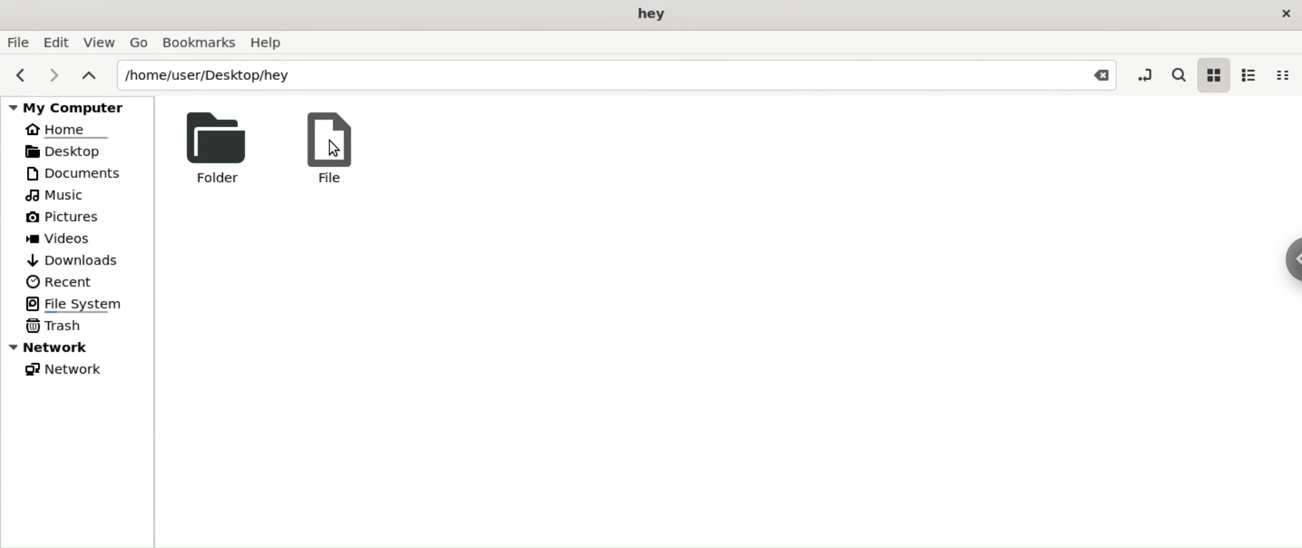 This screenshot has height=548, width=1302. Describe the element at coordinates (1284, 75) in the screenshot. I see `compact view` at that location.